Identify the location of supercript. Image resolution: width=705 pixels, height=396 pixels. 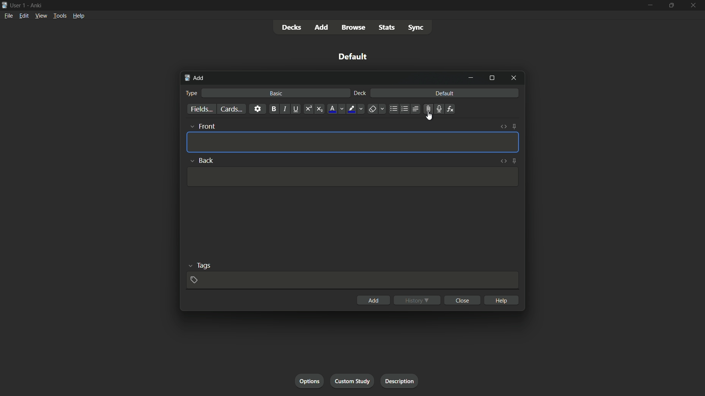
(309, 109).